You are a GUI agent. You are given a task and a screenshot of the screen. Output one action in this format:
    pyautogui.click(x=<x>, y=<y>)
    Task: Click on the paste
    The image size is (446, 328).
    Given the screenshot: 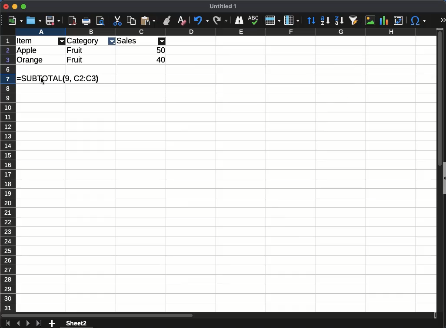 What is the action you would take?
    pyautogui.click(x=148, y=21)
    